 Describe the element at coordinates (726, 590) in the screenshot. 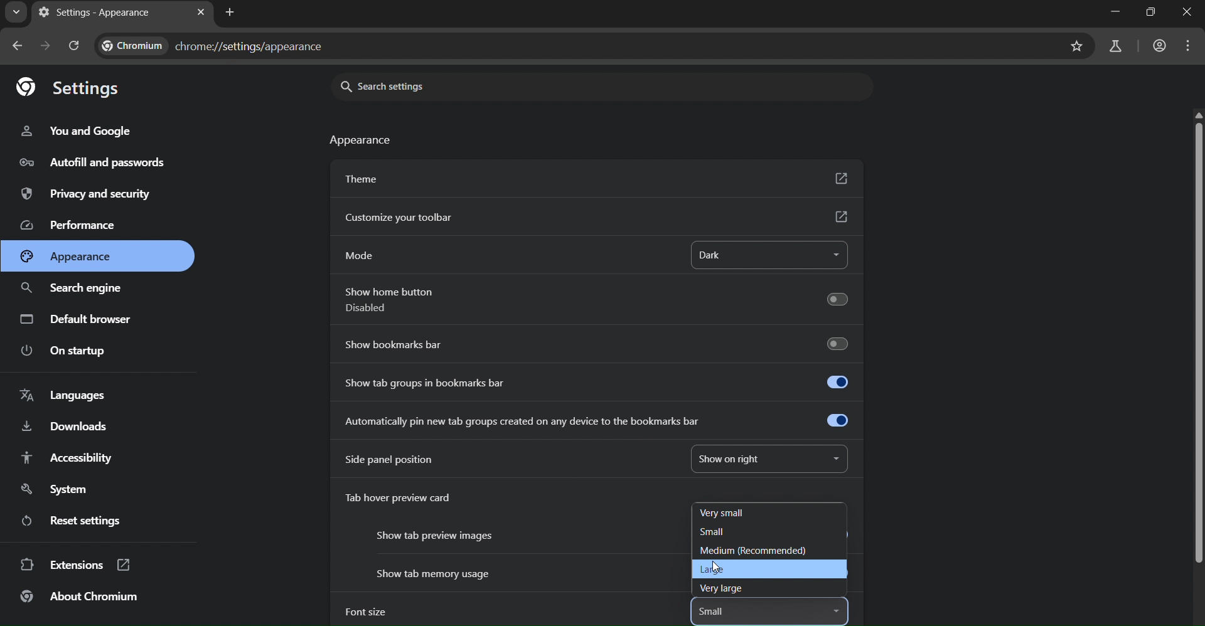

I see `very large` at that location.